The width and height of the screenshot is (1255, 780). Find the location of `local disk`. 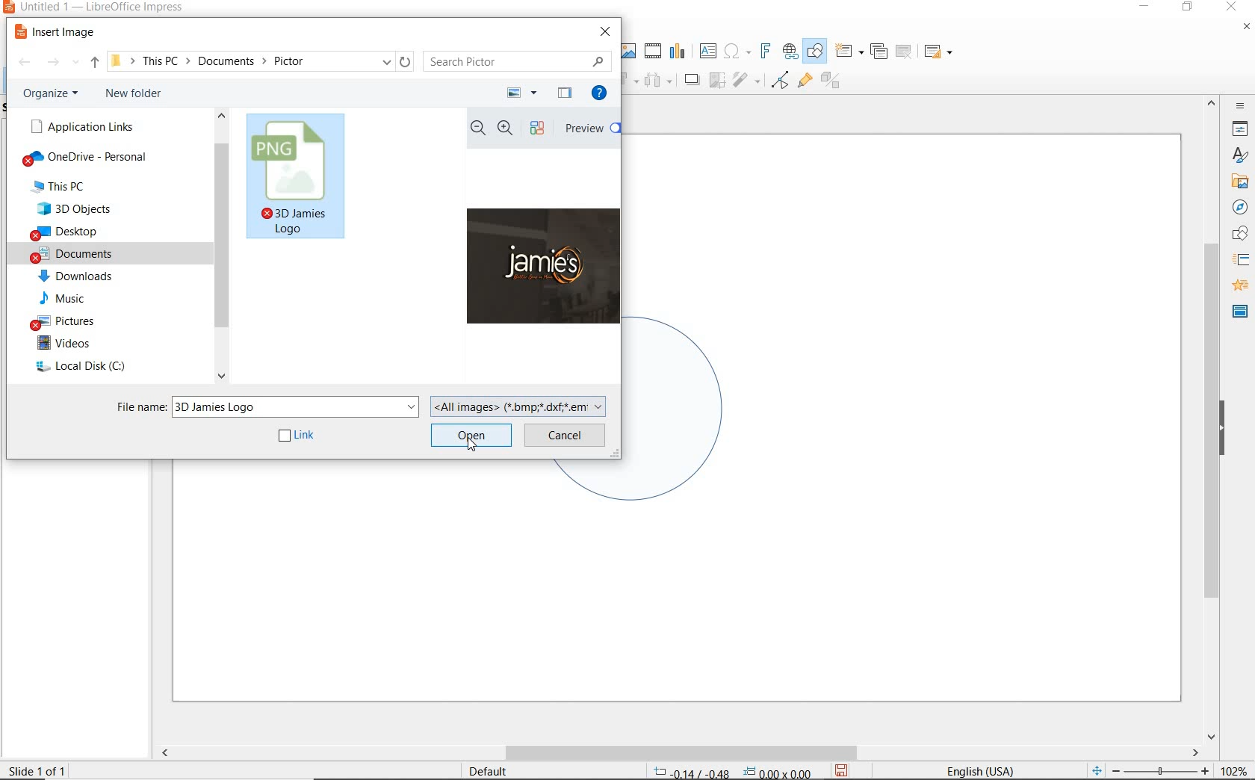

local disk is located at coordinates (87, 368).